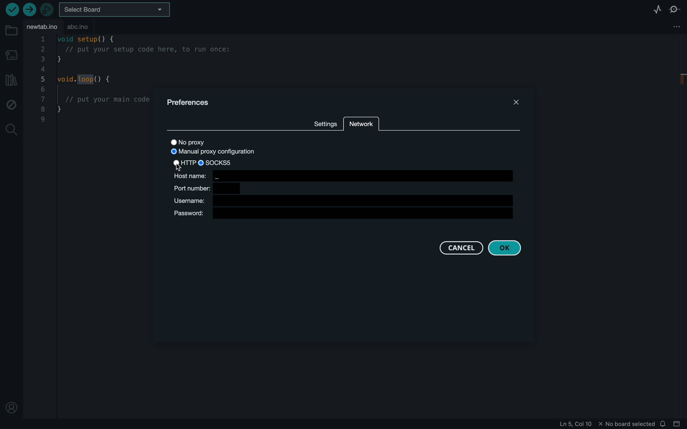 The height and width of the screenshot is (429, 687). What do you see at coordinates (579, 424) in the screenshot?
I see `file information` at bounding box center [579, 424].